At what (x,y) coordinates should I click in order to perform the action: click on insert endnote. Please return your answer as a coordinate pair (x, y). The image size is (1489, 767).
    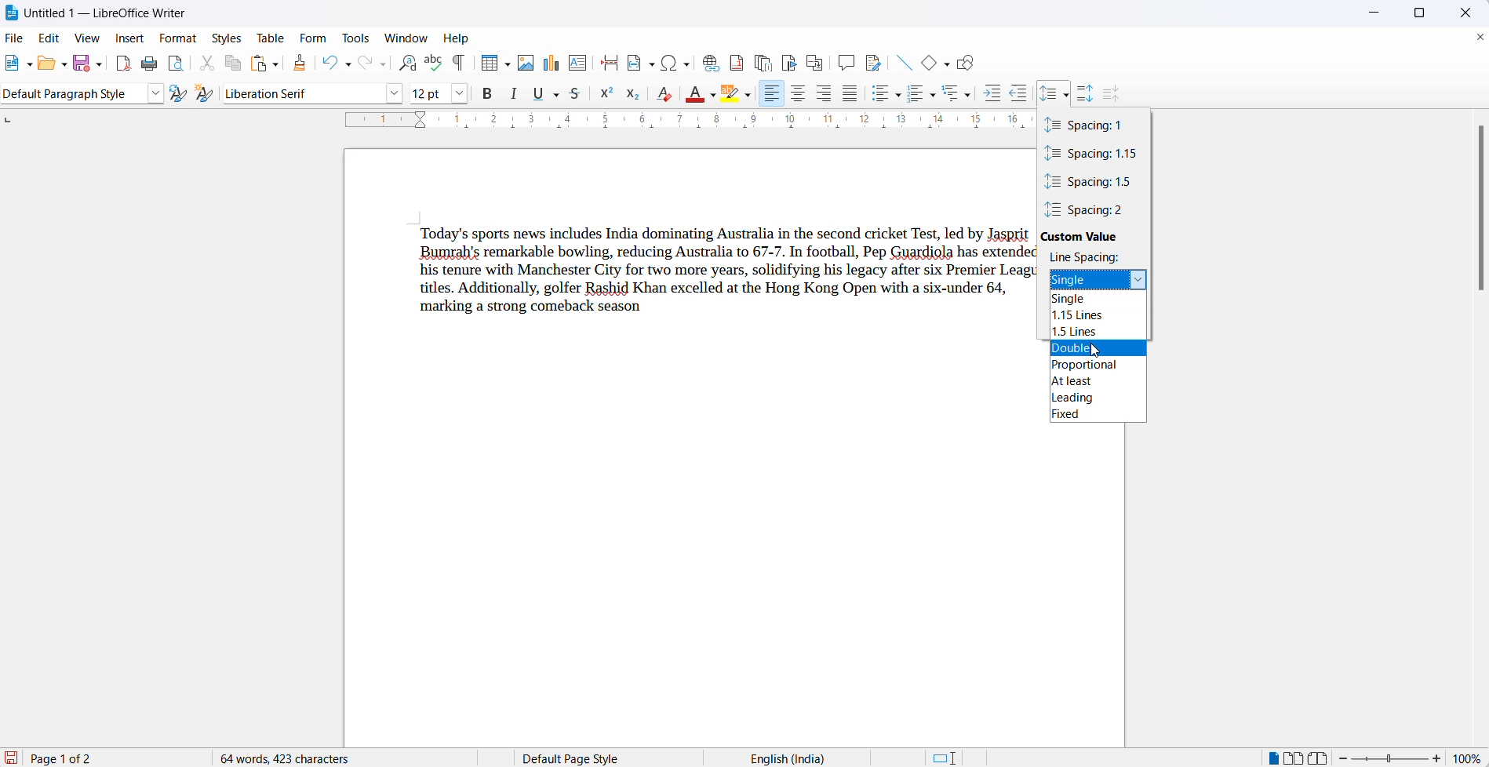
    Looking at the image, I should click on (761, 60).